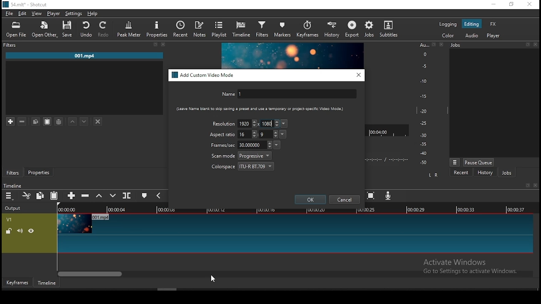 This screenshot has height=304, width=541. I want to click on frames/sec, so click(240, 145).